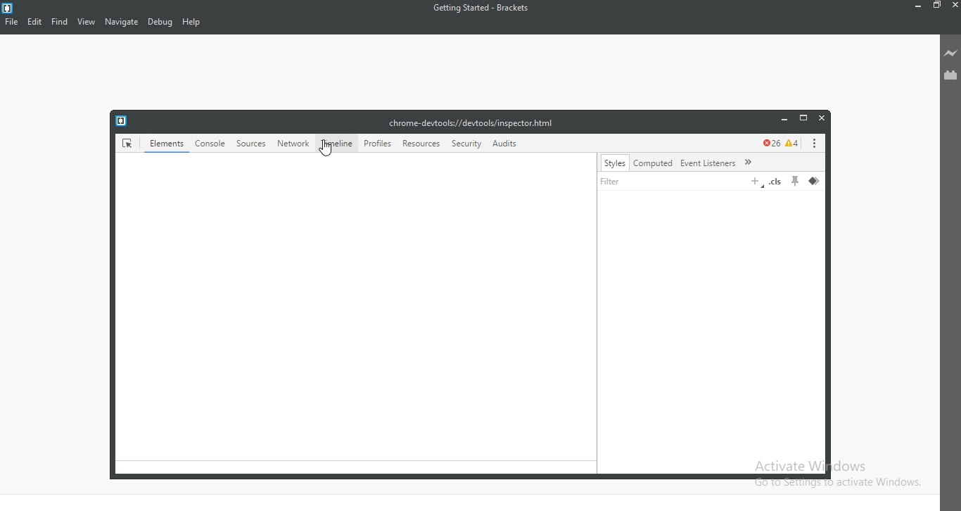 The image size is (961, 511). Describe the element at coordinates (377, 143) in the screenshot. I see `profiles` at that location.